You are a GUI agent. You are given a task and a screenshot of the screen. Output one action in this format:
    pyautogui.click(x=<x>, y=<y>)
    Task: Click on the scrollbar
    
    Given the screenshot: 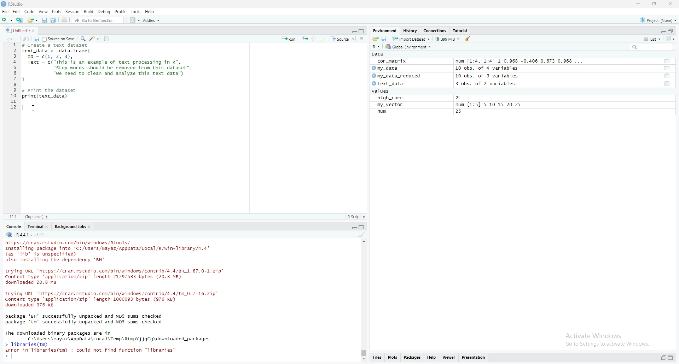 What is the action you would take?
    pyautogui.click(x=362, y=301)
    